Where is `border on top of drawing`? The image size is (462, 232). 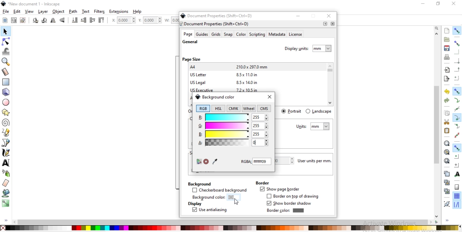
border on top of drawing is located at coordinates (294, 196).